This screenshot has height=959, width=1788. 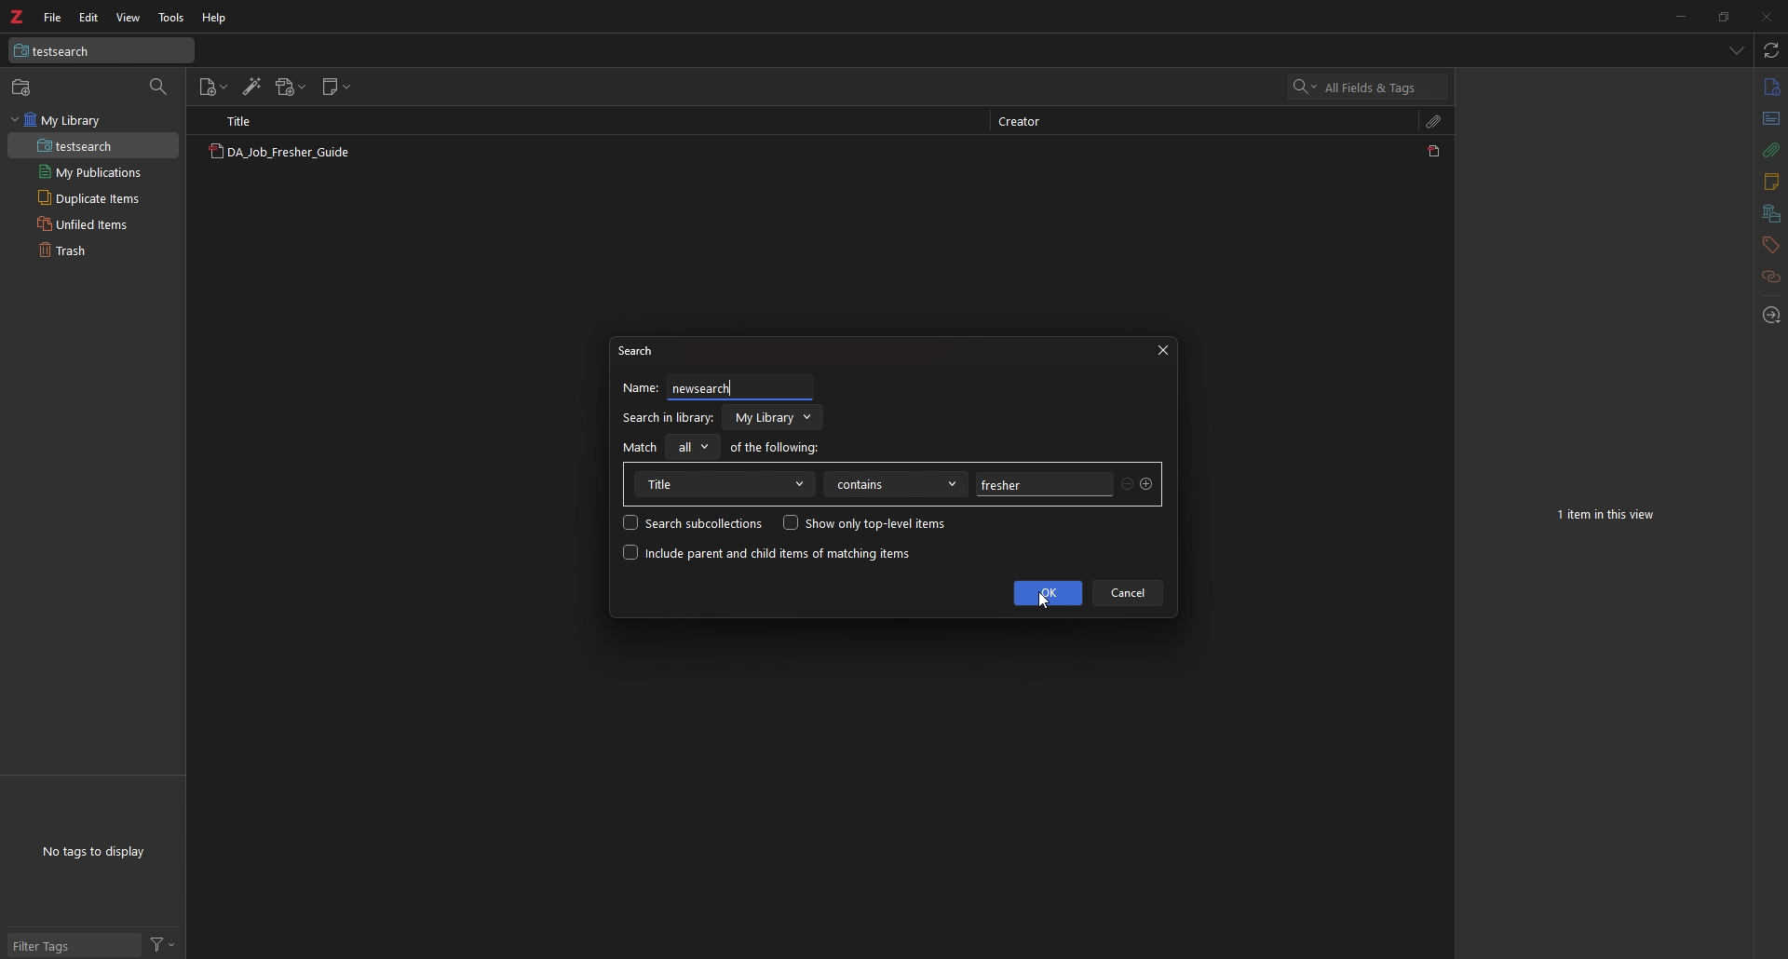 I want to click on title, so click(x=249, y=121).